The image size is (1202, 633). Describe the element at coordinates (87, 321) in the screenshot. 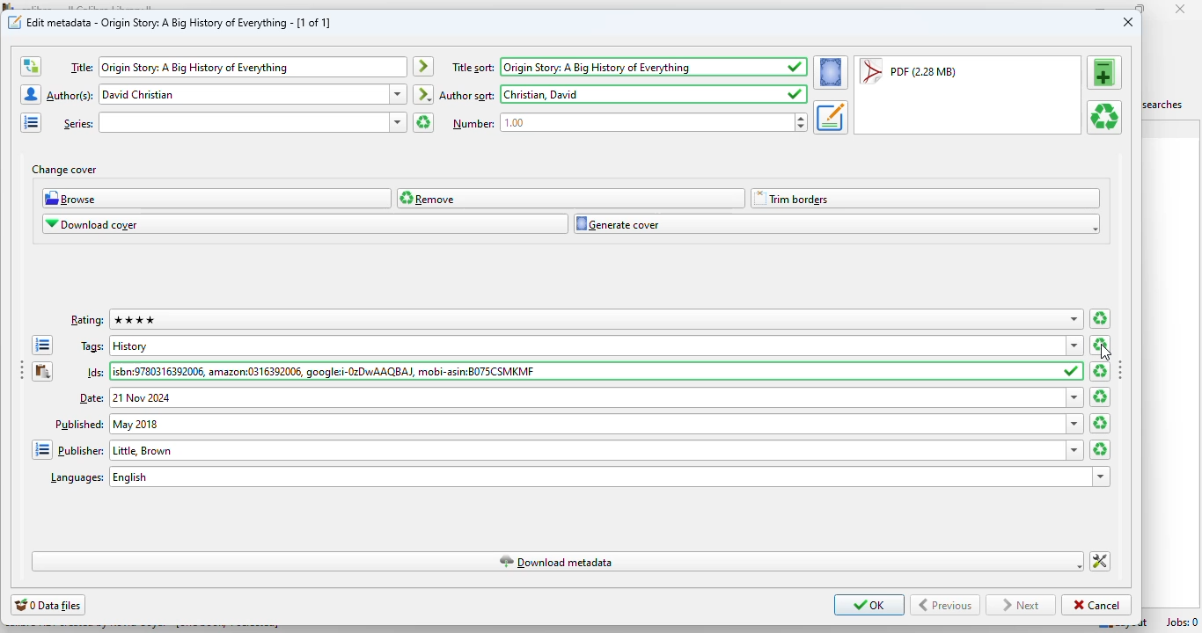

I see `text` at that location.